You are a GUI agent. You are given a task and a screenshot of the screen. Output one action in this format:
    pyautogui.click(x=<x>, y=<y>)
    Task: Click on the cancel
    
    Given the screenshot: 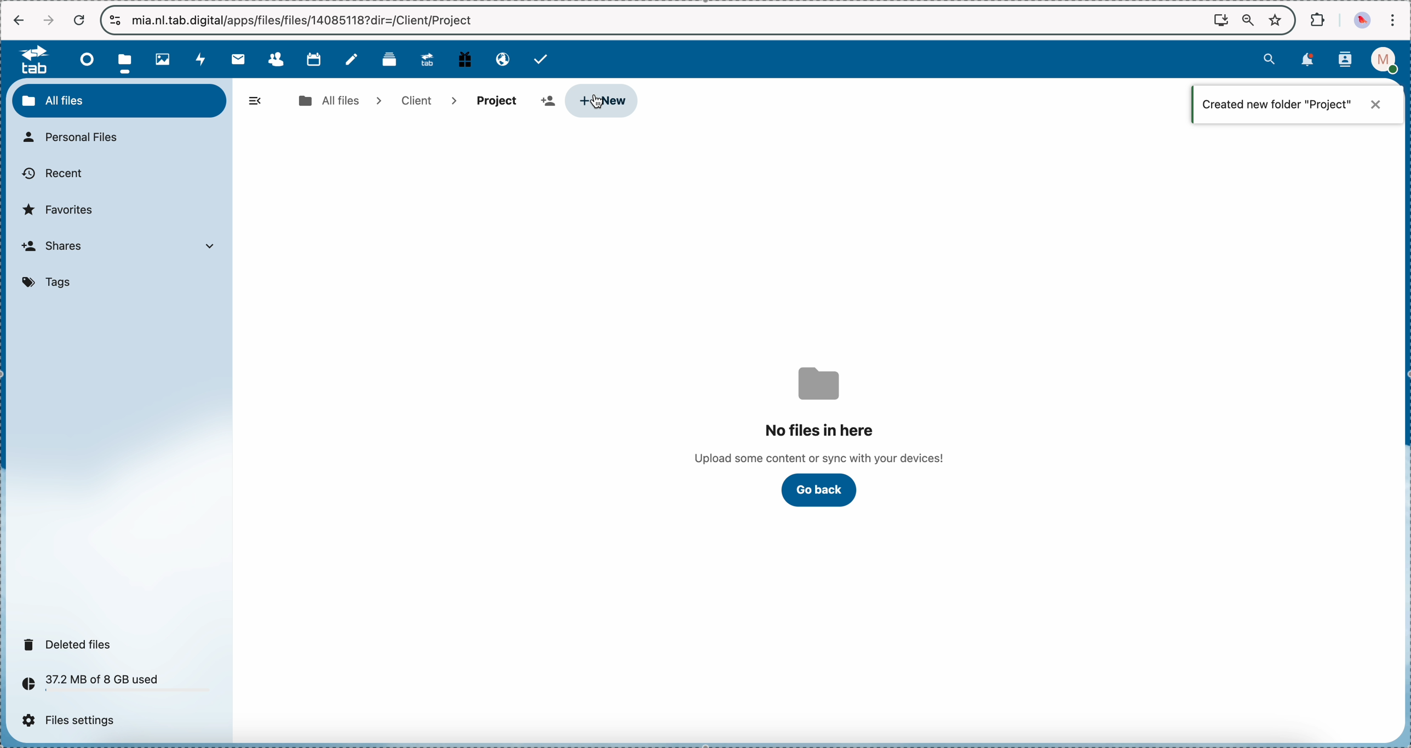 What is the action you would take?
    pyautogui.click(x=78, y=21)
    